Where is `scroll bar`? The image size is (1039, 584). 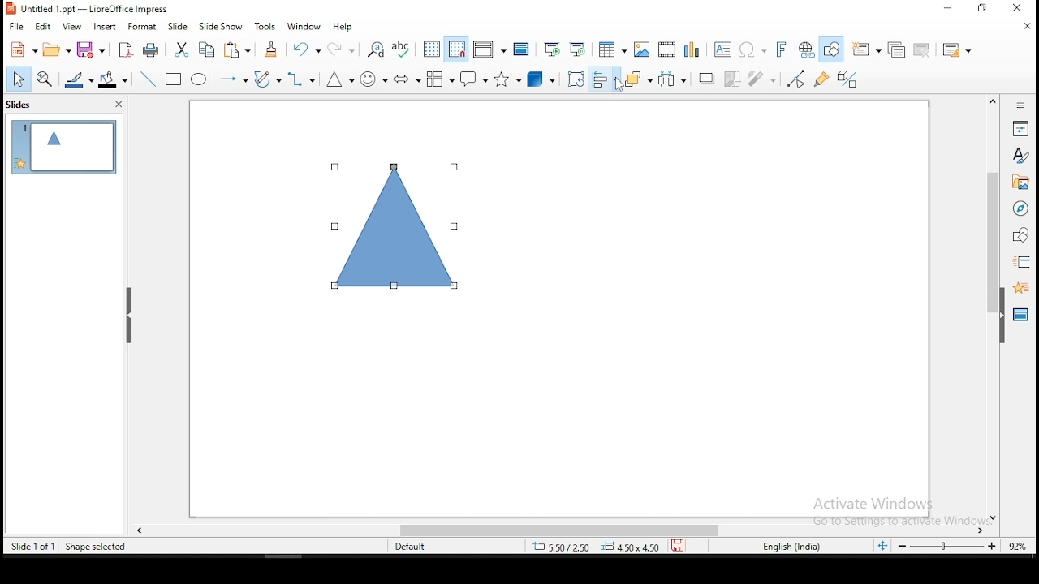 scroll bar is located at coordinates (989, 307).